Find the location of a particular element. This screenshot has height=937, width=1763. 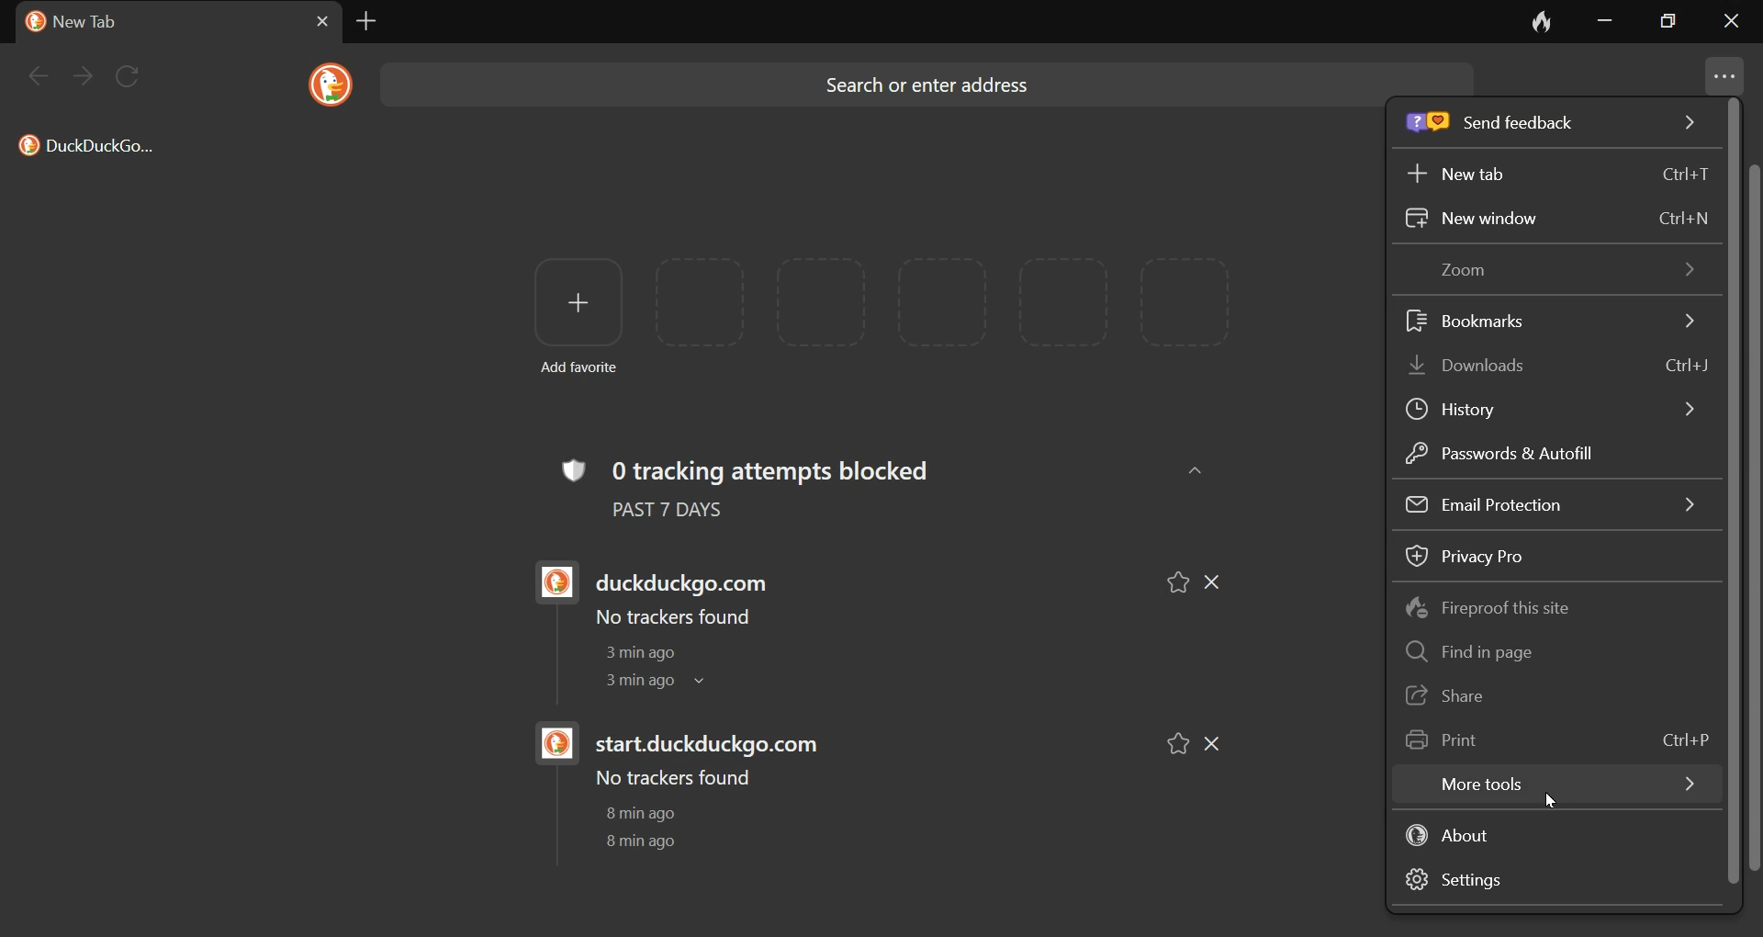

duckduck go logo is located at coordinates (327, 84).